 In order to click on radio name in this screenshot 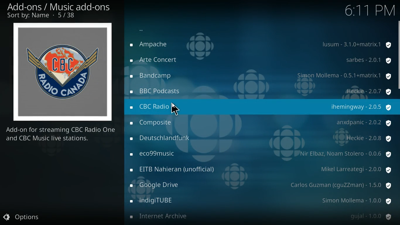, I will do `click(154, 75)`.